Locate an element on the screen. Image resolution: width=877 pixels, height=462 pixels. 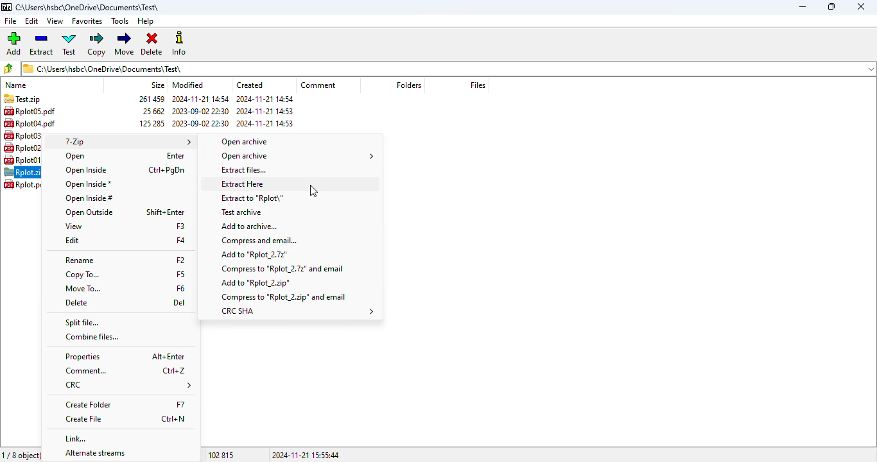
logo is located at coordinates (7, 7).